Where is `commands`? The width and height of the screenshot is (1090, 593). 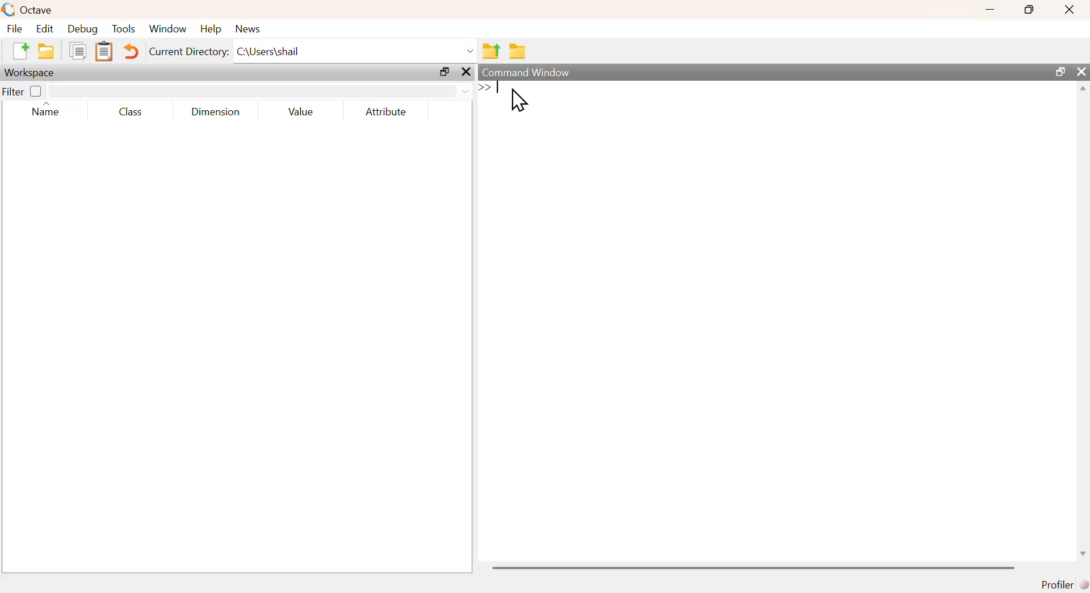
commands is located at coordinates (600, 98).